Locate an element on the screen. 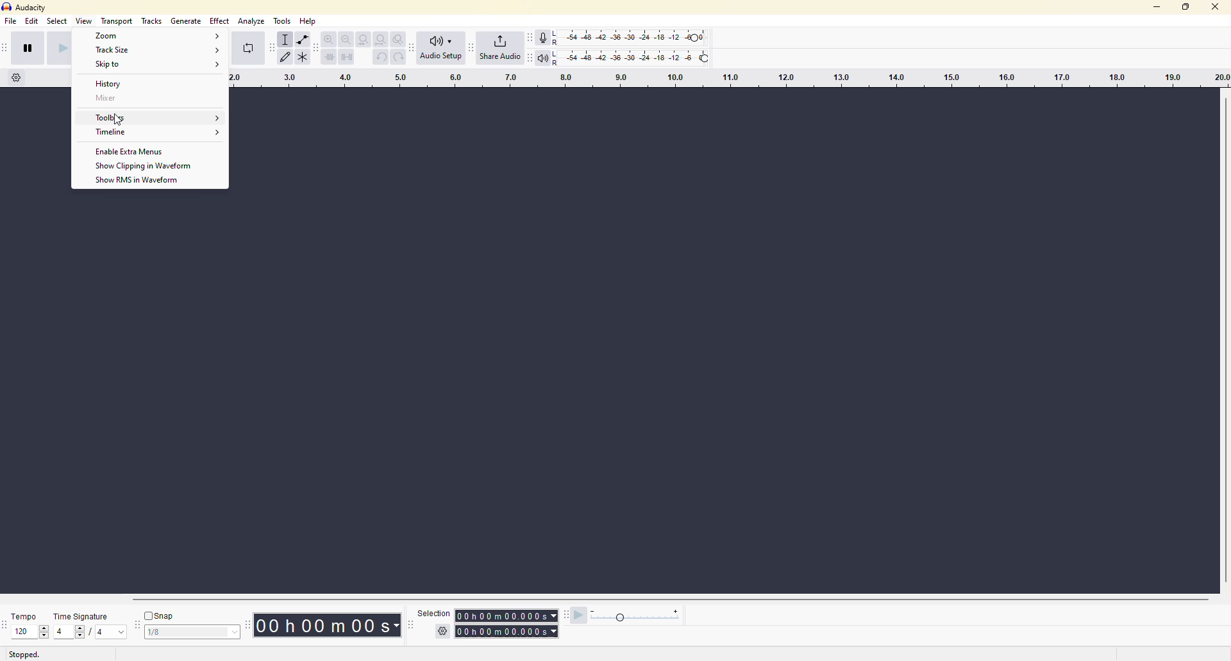 This screenshot has width=1231, height=661. tempo is located at coordinates (22, 617).